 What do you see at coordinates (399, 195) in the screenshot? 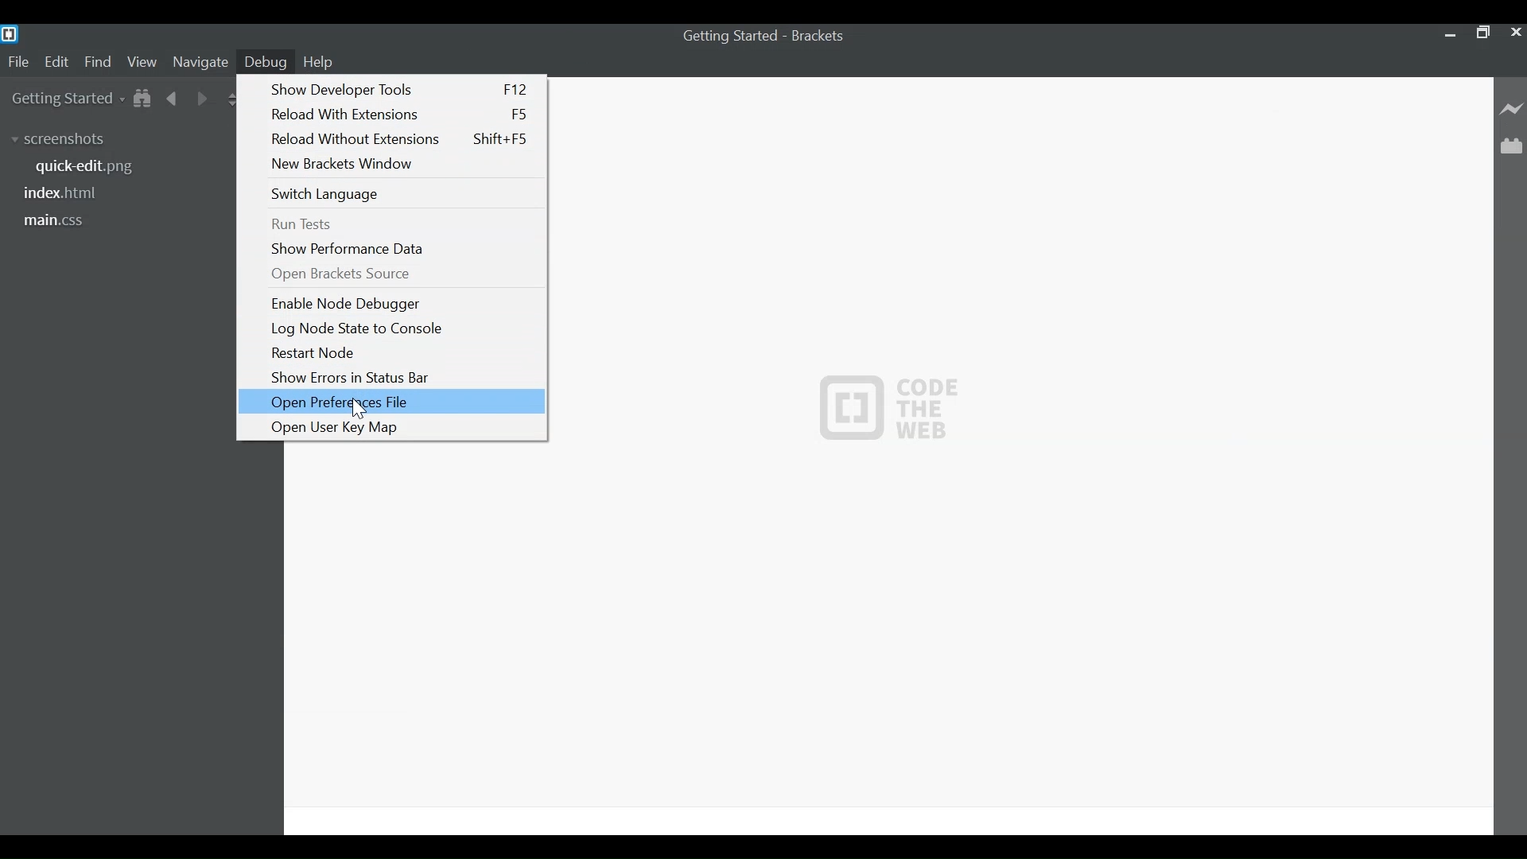
I see `Switch Language` at bounding box center [399, 195].